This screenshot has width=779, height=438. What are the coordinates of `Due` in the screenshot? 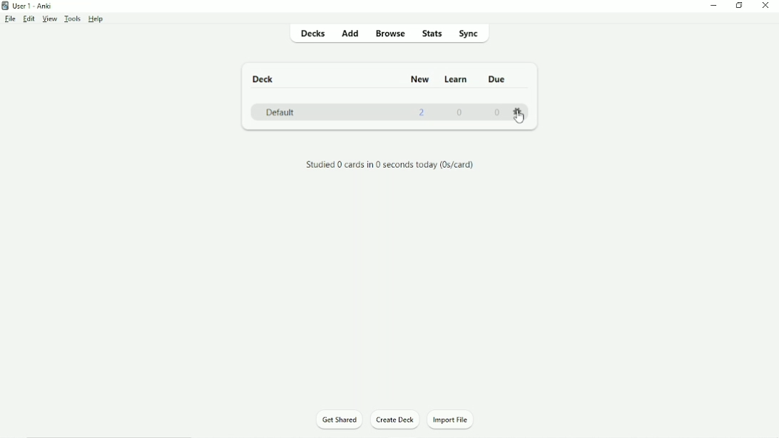 It's located at (499, 78).